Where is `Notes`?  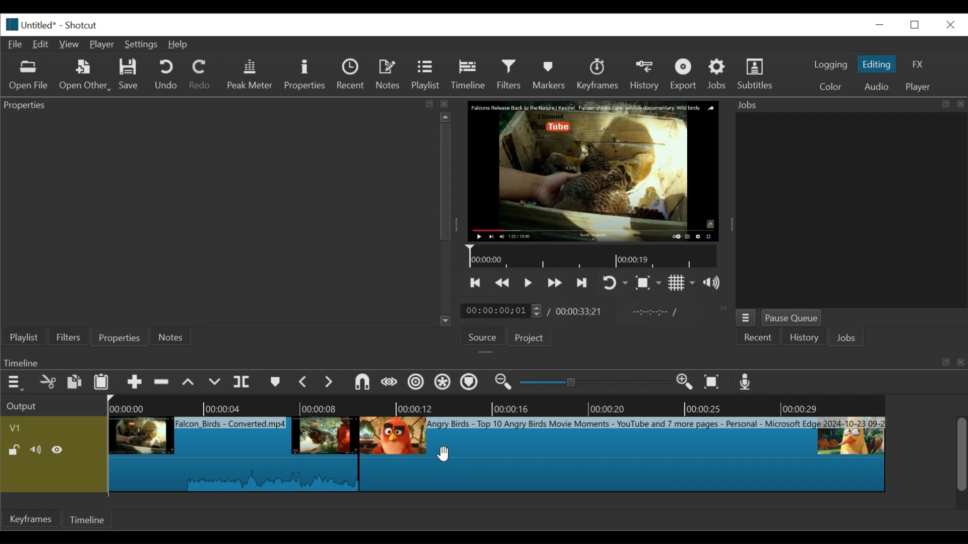
Notes is located at coordinates (171, 337).